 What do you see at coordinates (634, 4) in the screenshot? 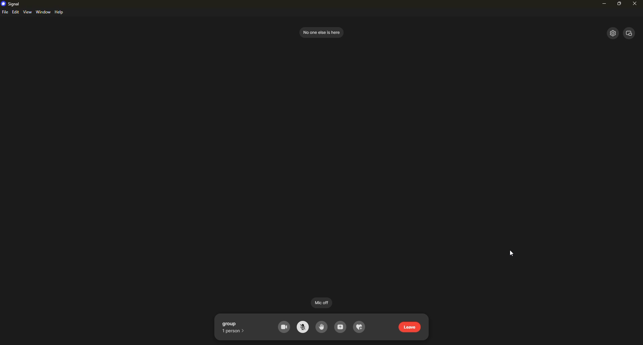
I see `close` at bounding box center [634, 4].